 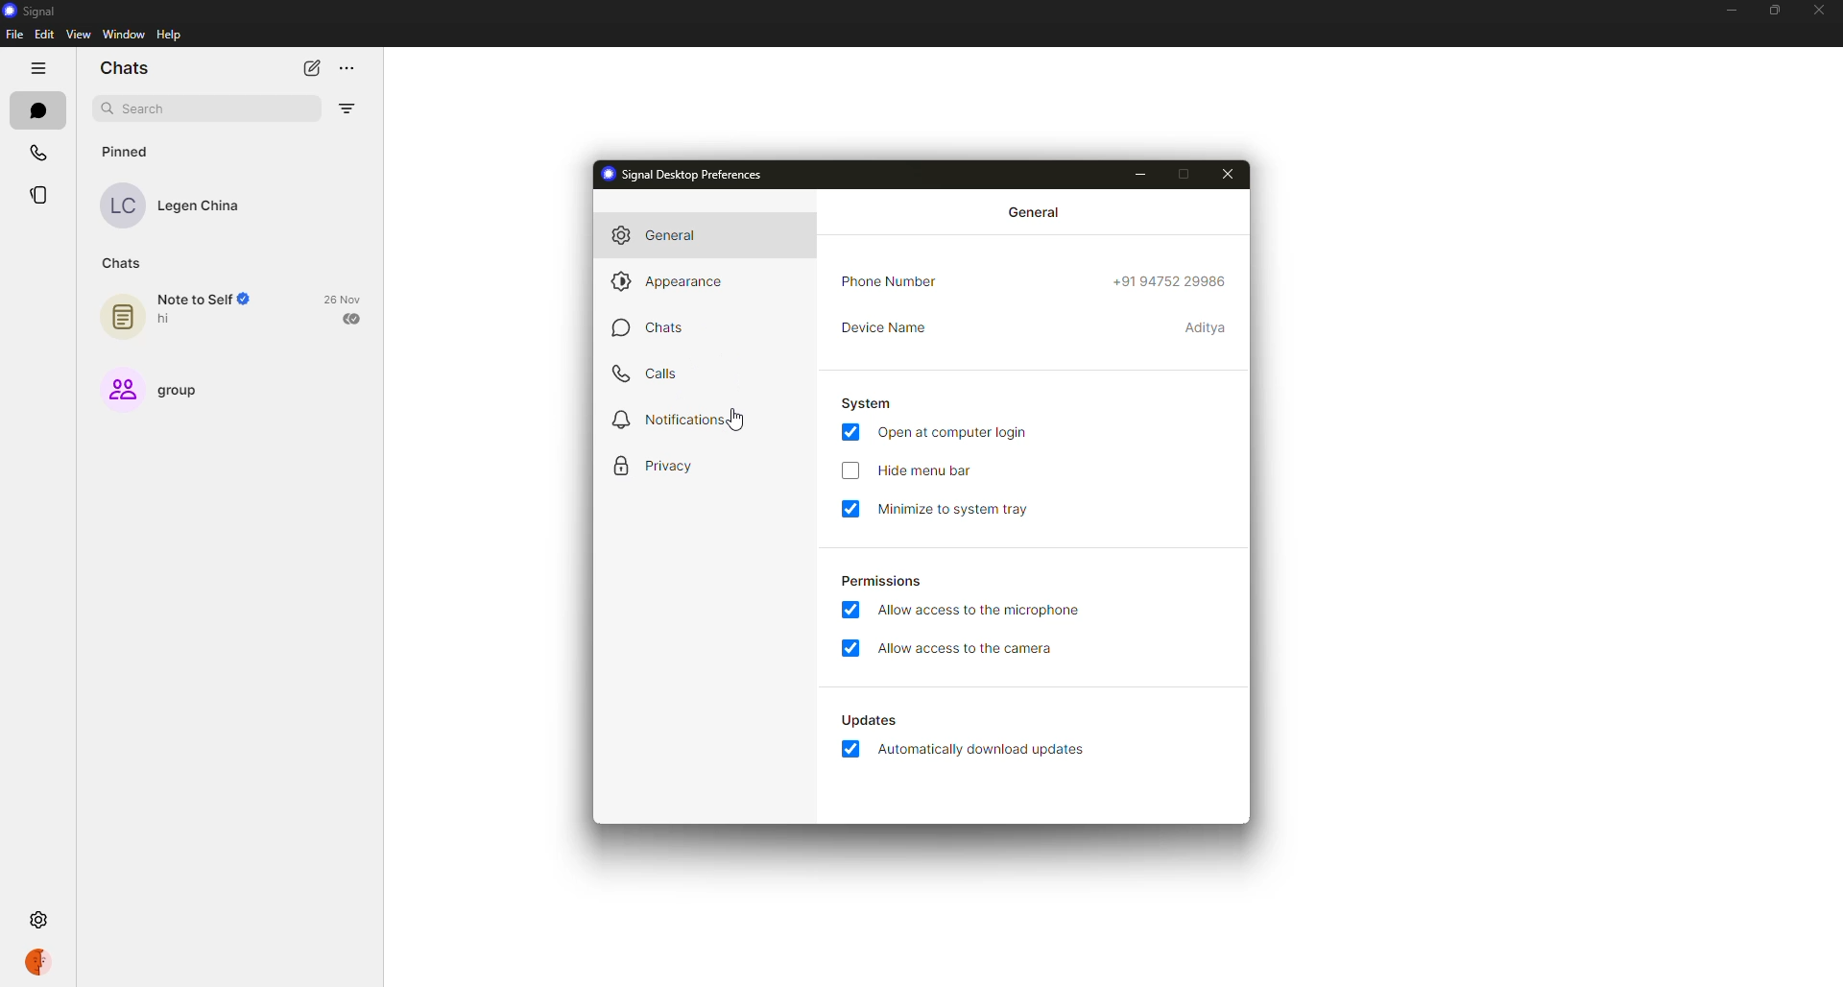 What do you see at coordinates (848, 508) in the screenshot?
I see `enabled` at bounding box center [848, 508].